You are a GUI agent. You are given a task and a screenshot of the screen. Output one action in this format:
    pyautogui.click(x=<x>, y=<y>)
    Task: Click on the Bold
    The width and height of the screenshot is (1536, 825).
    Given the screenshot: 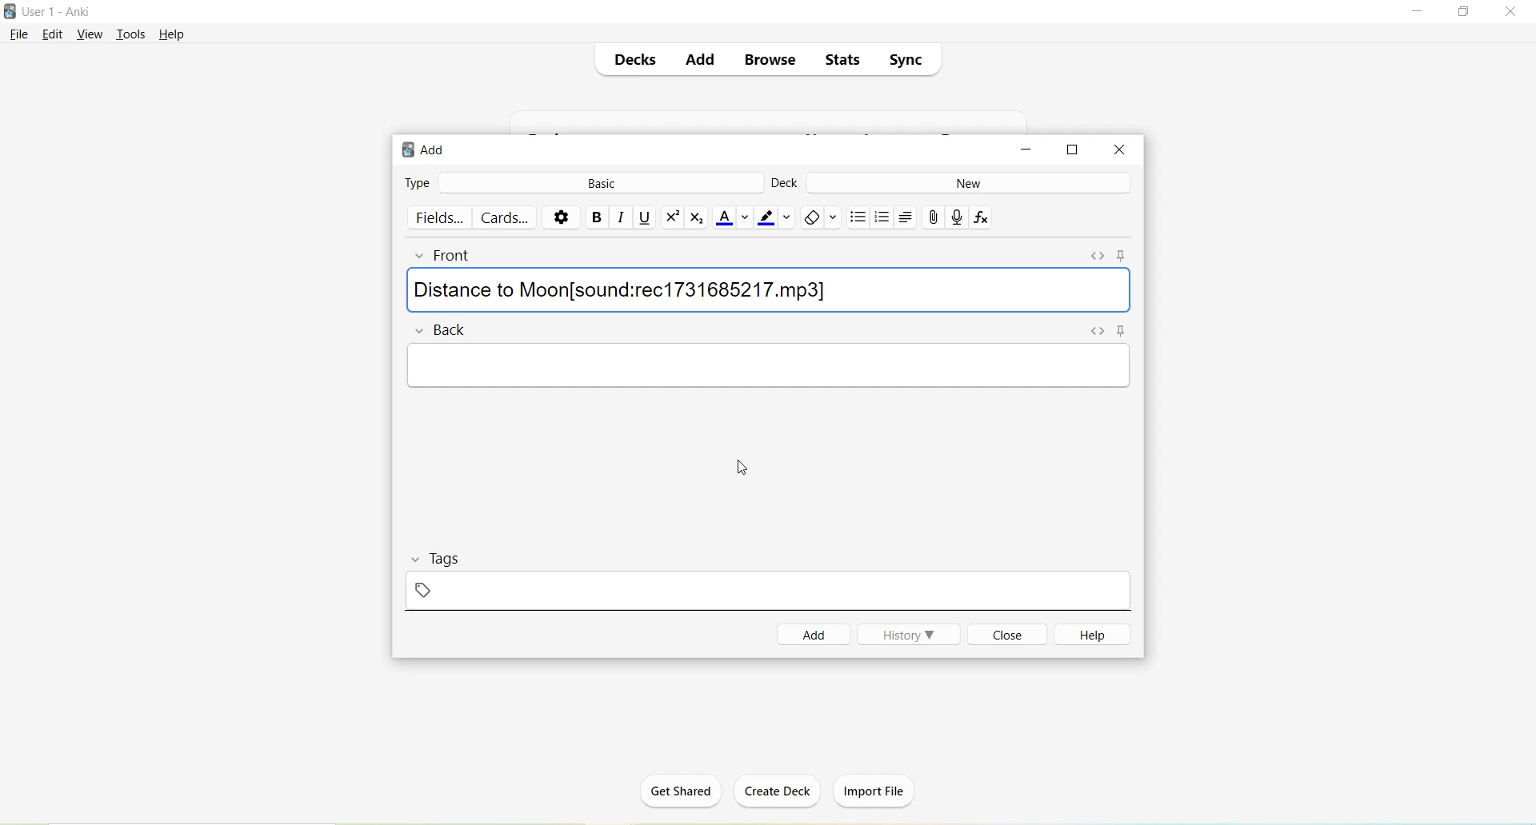 What is the action you would take?
    pyautogui.click(x=597, y=217)
    